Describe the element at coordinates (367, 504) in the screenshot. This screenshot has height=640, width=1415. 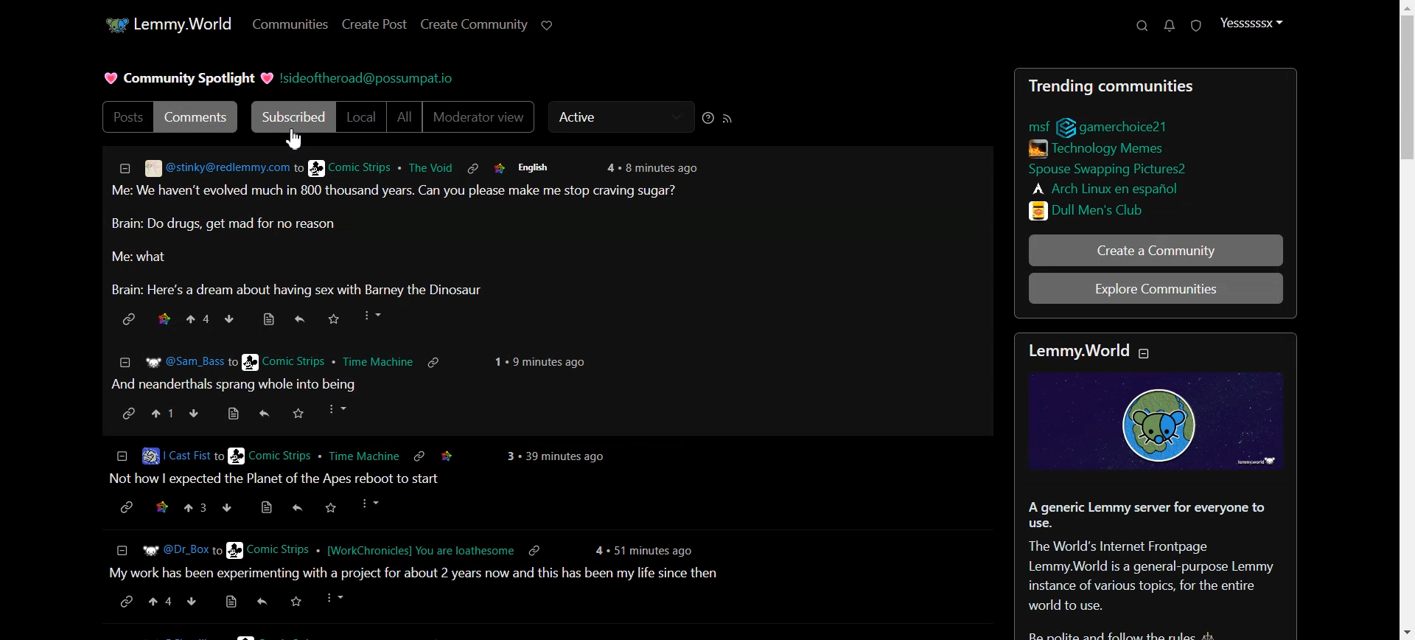
I see `more` at that location.